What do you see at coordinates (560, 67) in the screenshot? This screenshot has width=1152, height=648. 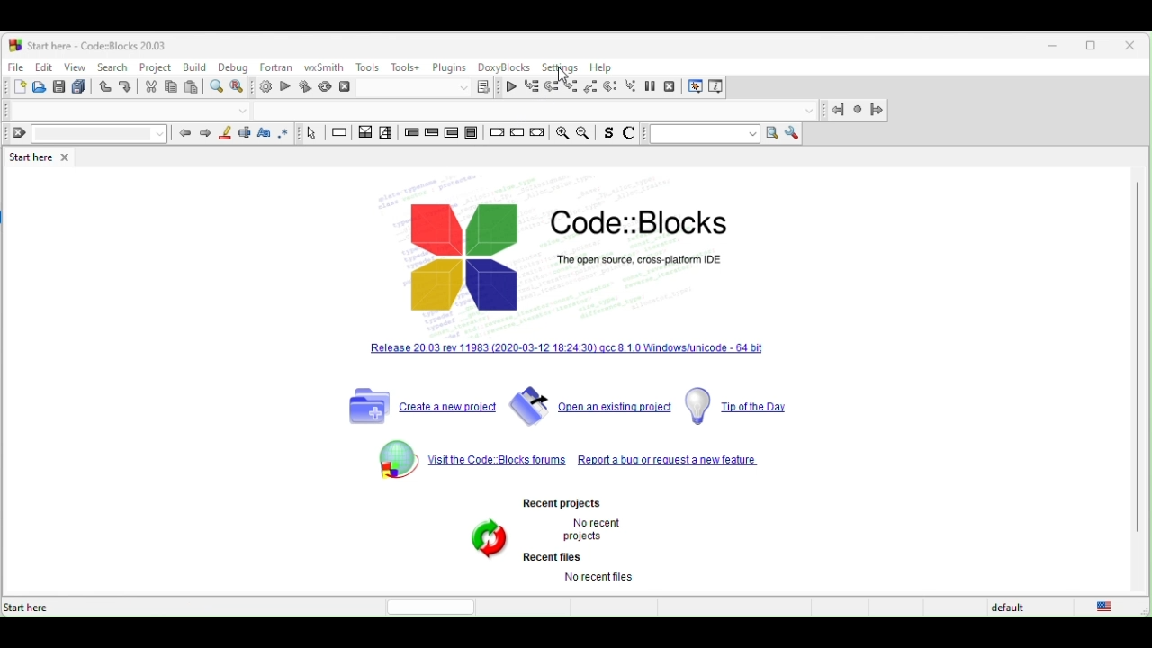 I see `setting` at bounding box center [560, 67].